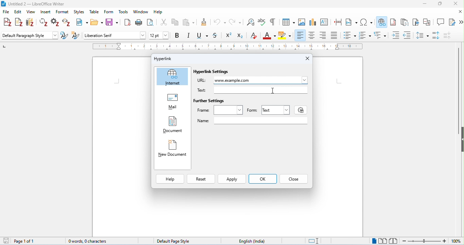 This screenshot has width=464, height=245. What do you see at coordinates (202, 79) in the screenshot?
I see `URL:` at bounding box center [202, 79].